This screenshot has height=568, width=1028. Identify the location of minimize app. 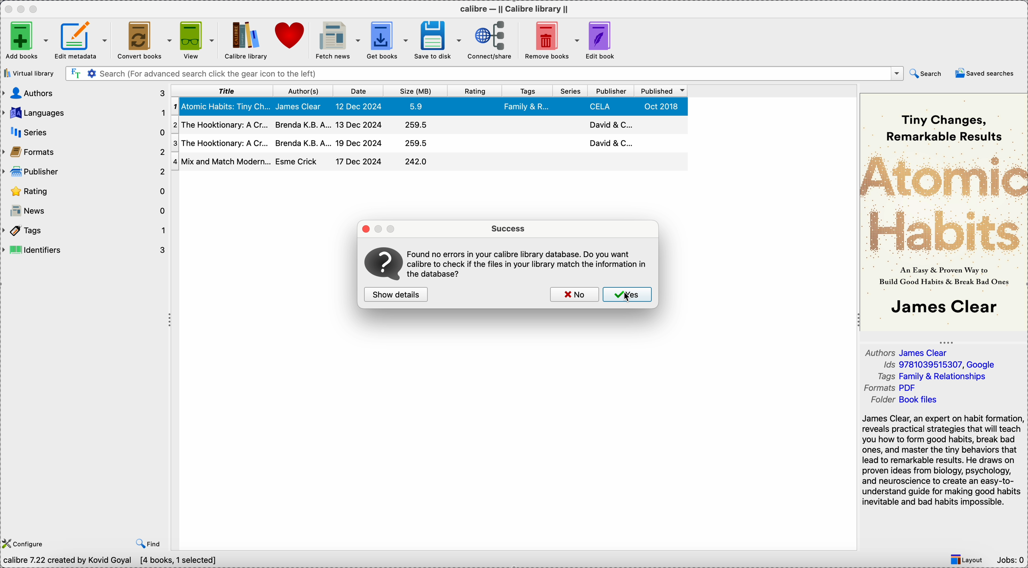
(21, 8).